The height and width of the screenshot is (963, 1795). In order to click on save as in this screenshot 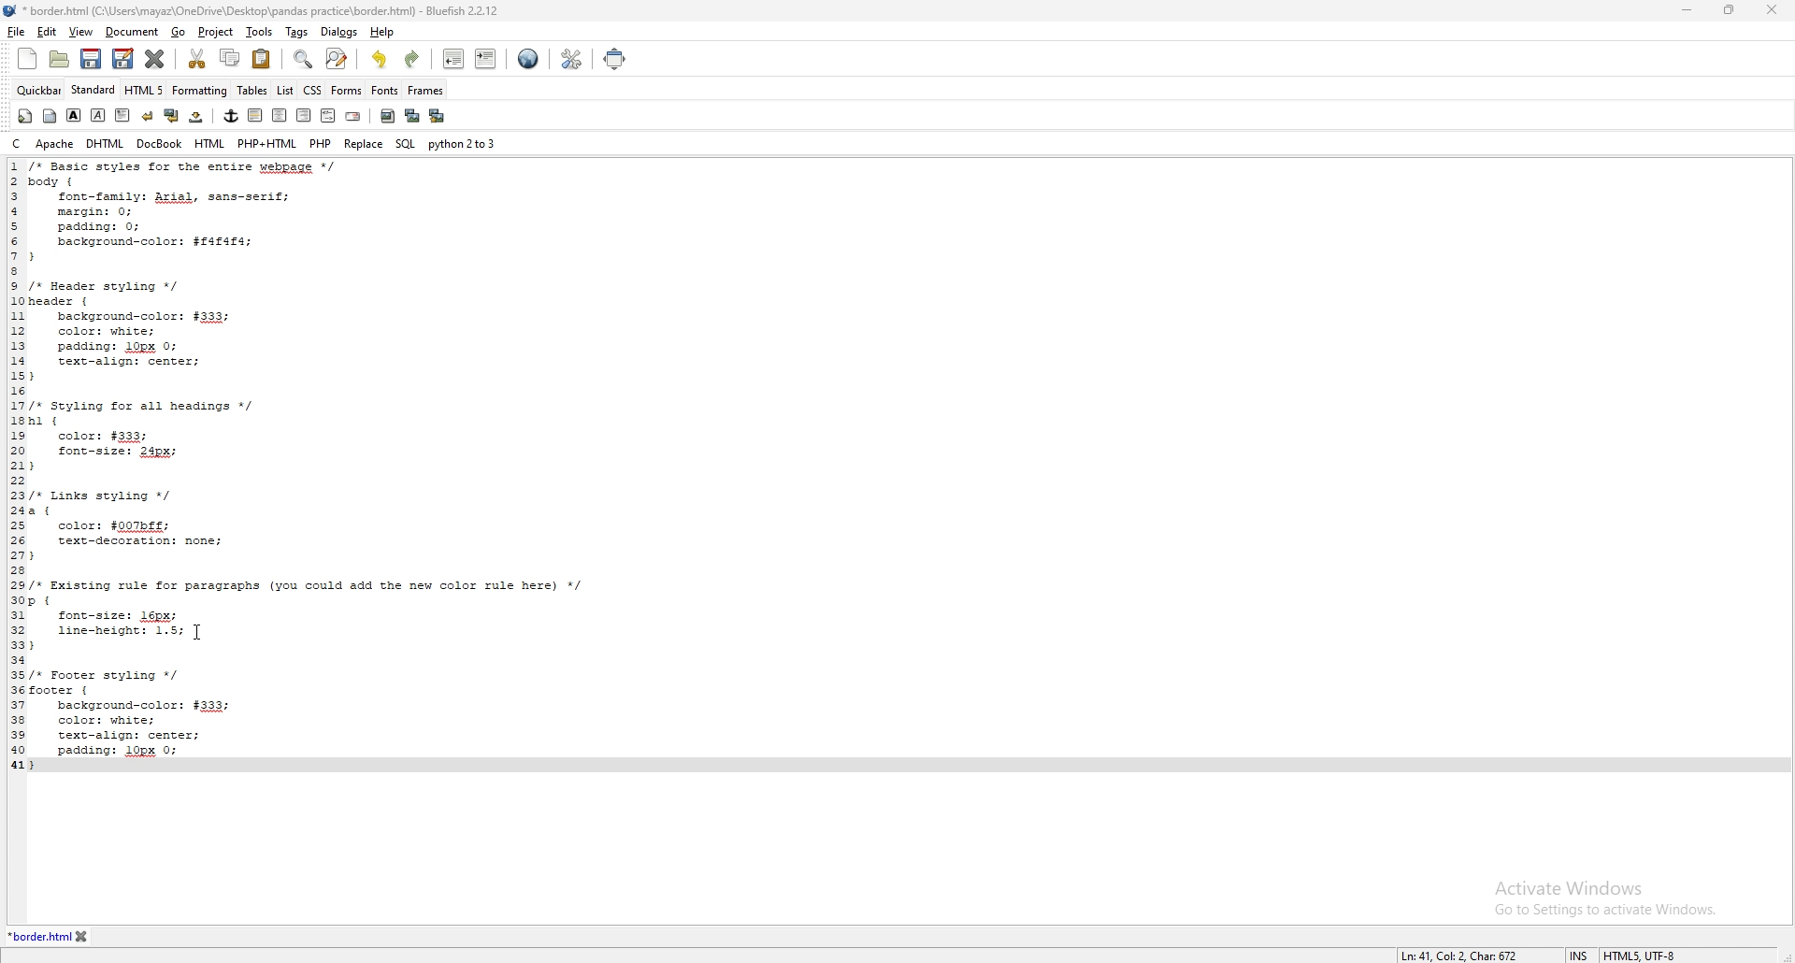, I will do `click(122, 59)`.